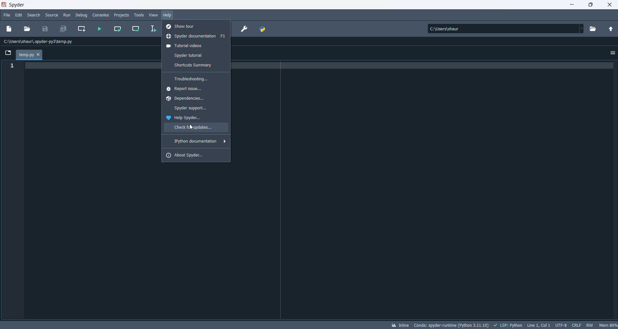 The image size is (618, 329). What do you see at coordinates (609, 325) in the screenshot?
I see `memory usage` at bounding box center [609, 325].